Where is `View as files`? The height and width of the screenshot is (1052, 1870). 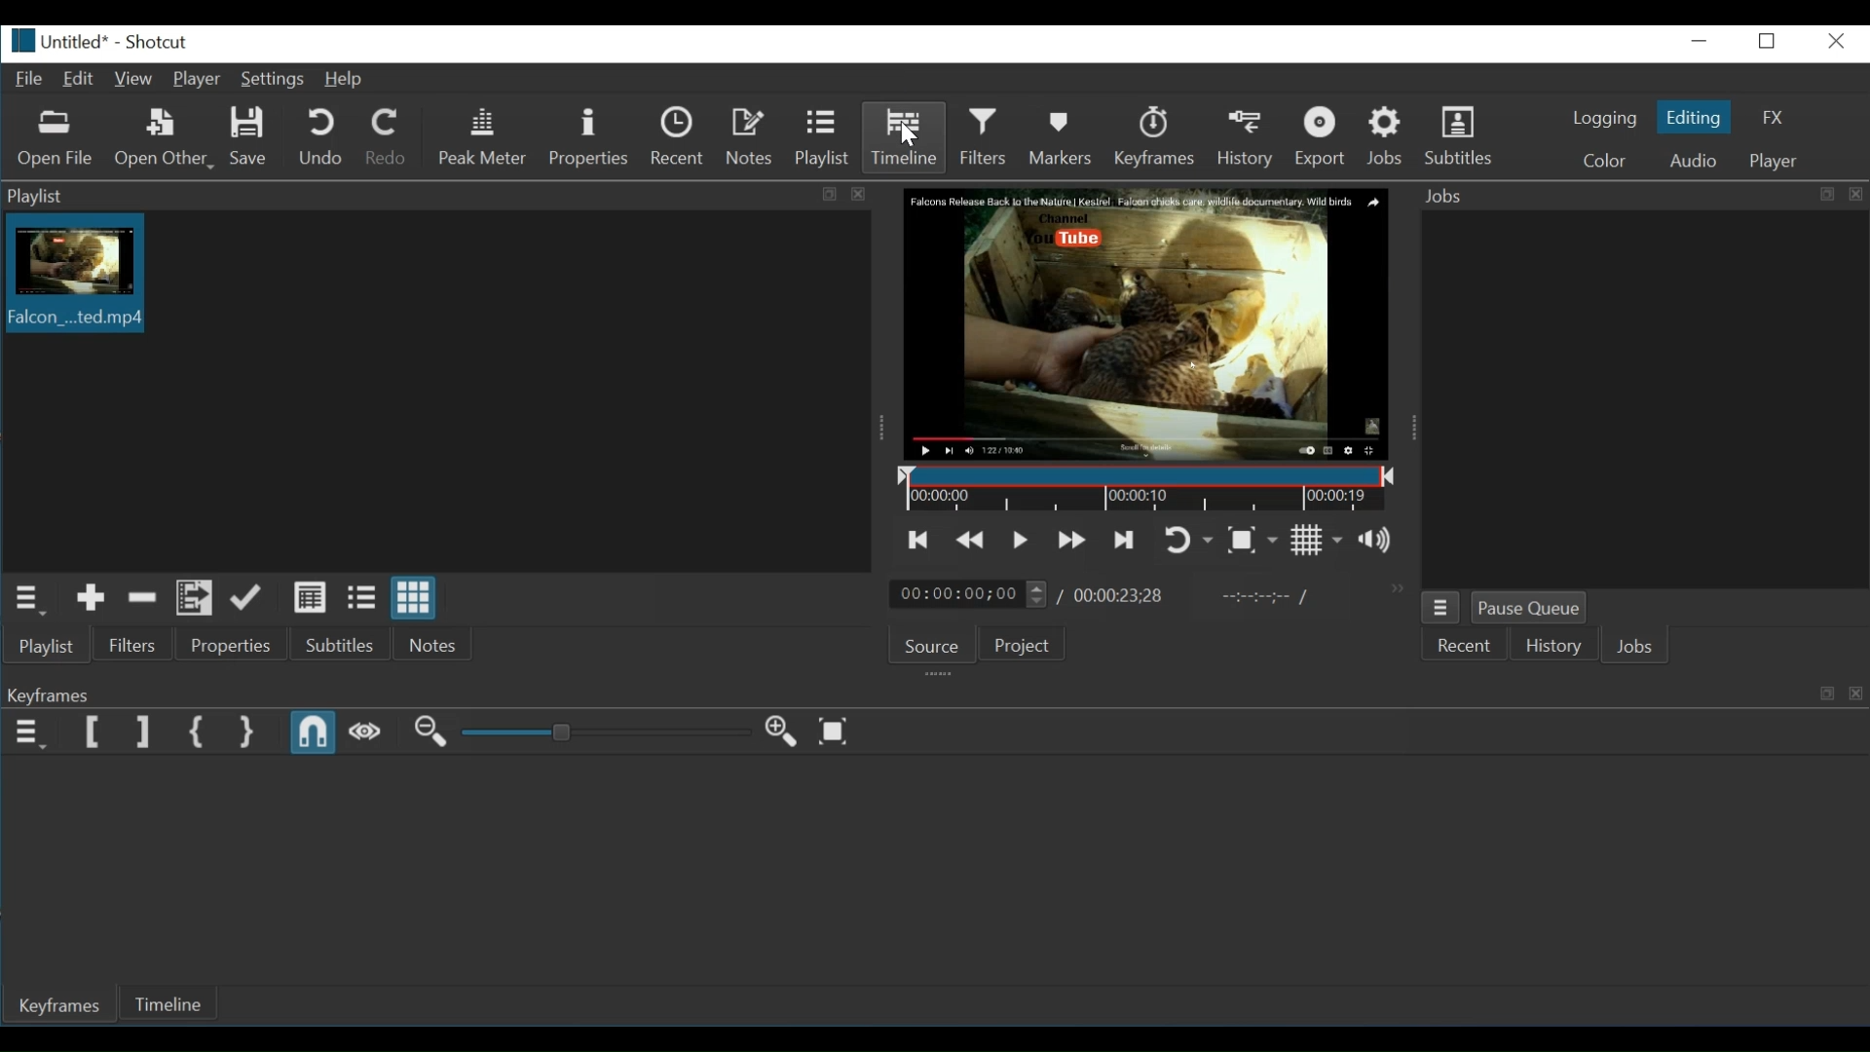 View as files is located at coordinates (360, 599).